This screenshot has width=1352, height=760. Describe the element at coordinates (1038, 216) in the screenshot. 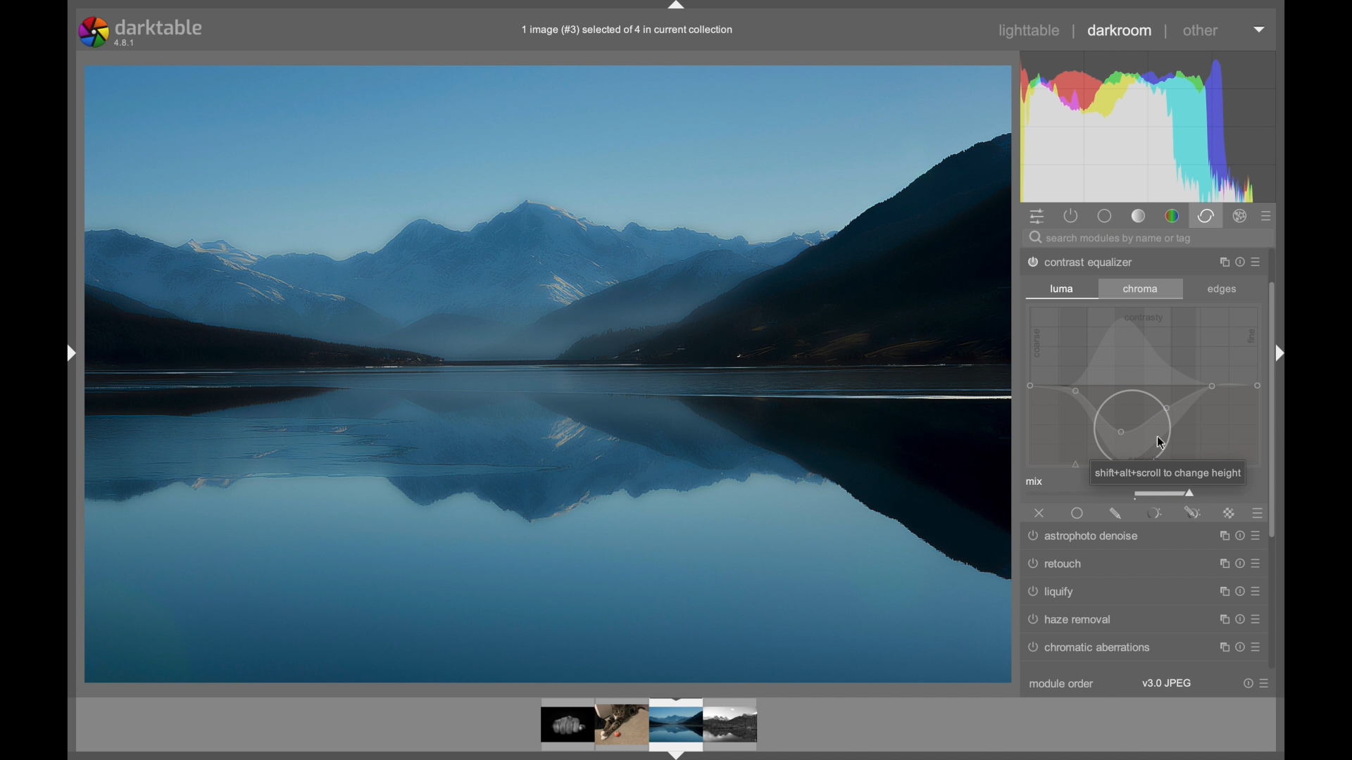

I see `quick  access  panel` at that location.